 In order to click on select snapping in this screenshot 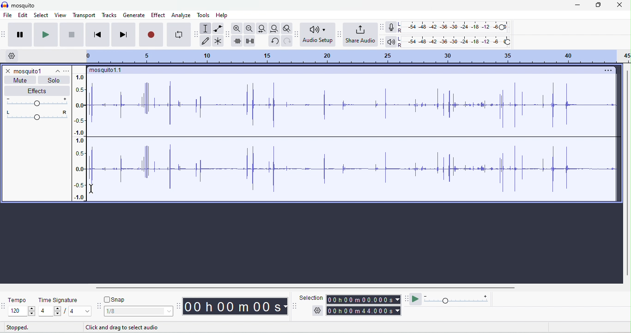, I will do `click(139, 311)`.